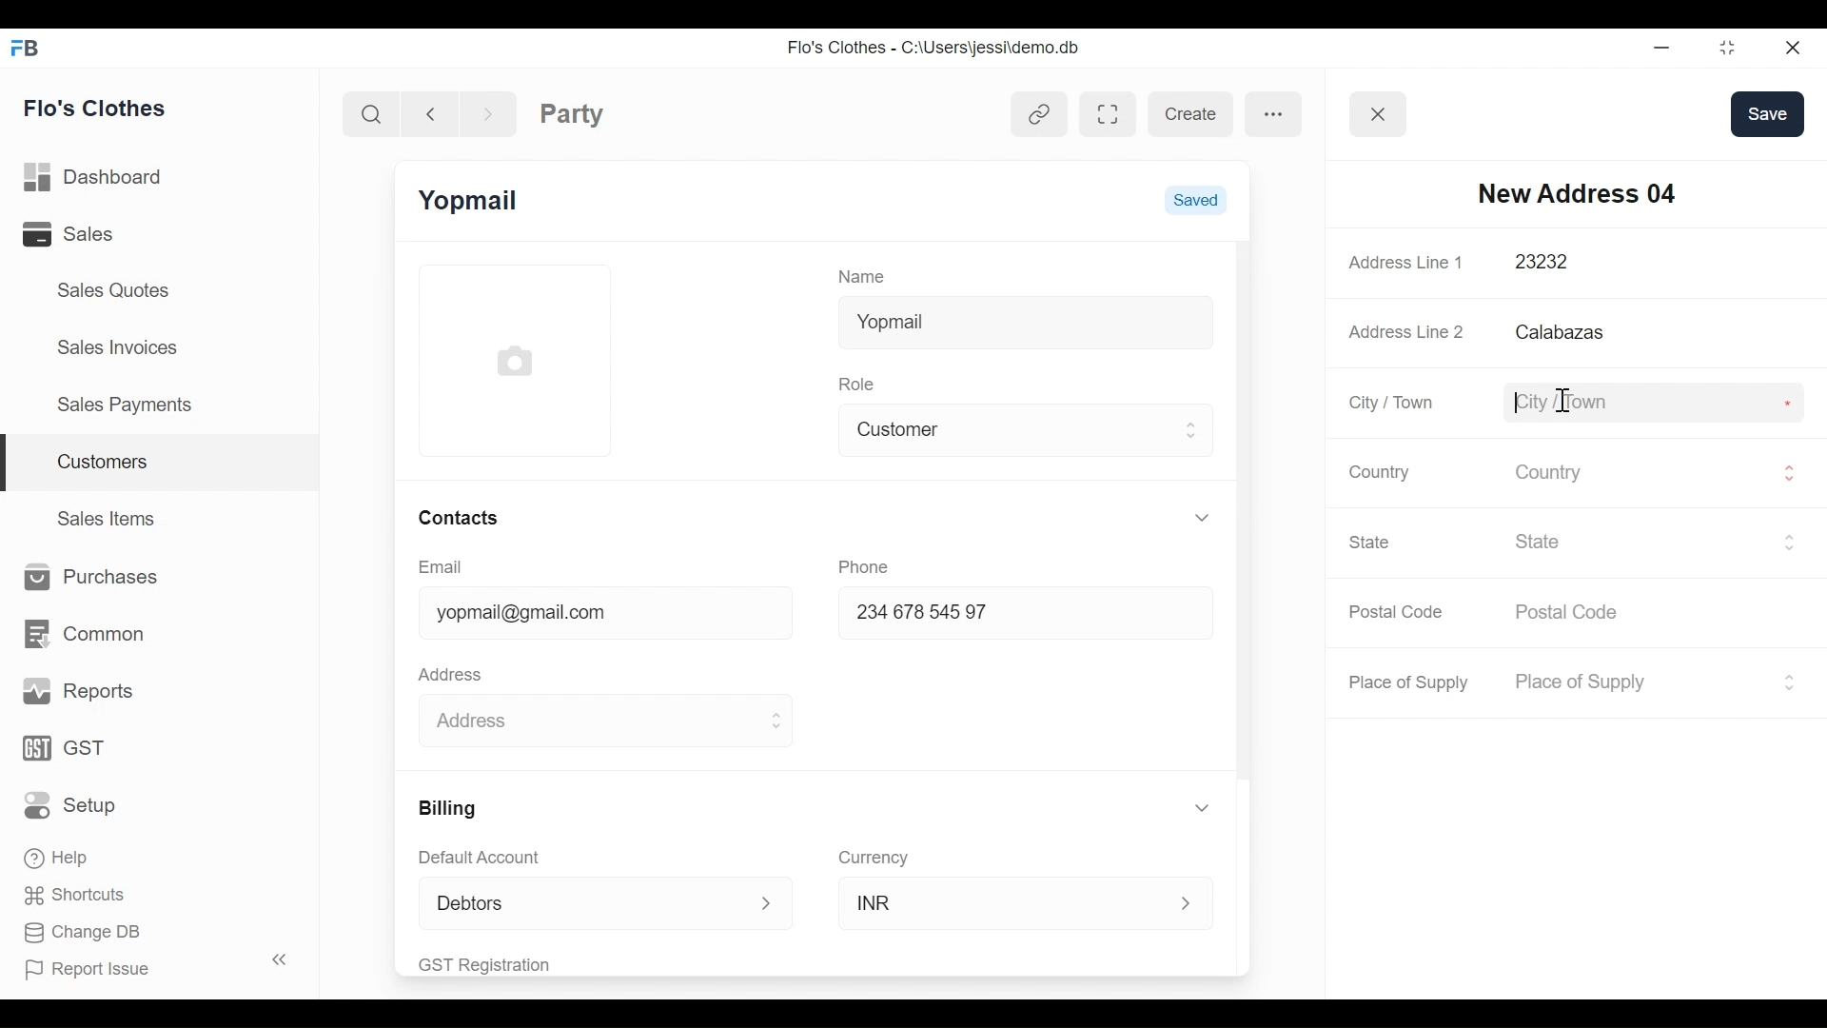 Image resolution: width=1827 pixels, height=1028 pixels. I want to click on Role, so click(860, 382).